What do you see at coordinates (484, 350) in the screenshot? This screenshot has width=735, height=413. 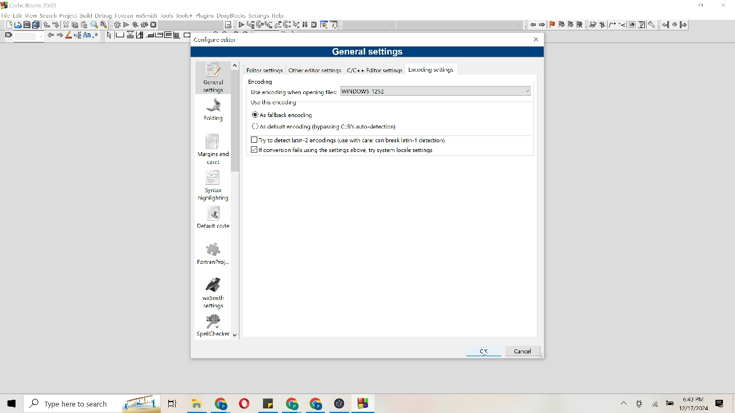 I see `Ok` at bounding box center [484, 350].